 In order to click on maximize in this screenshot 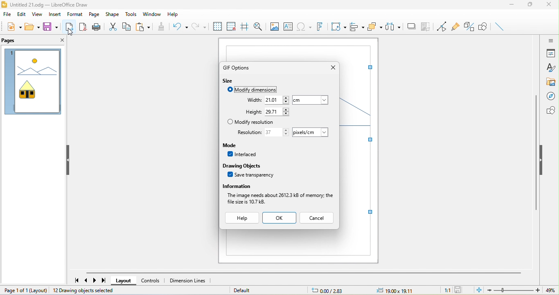, I will do `click(529, 6)`.